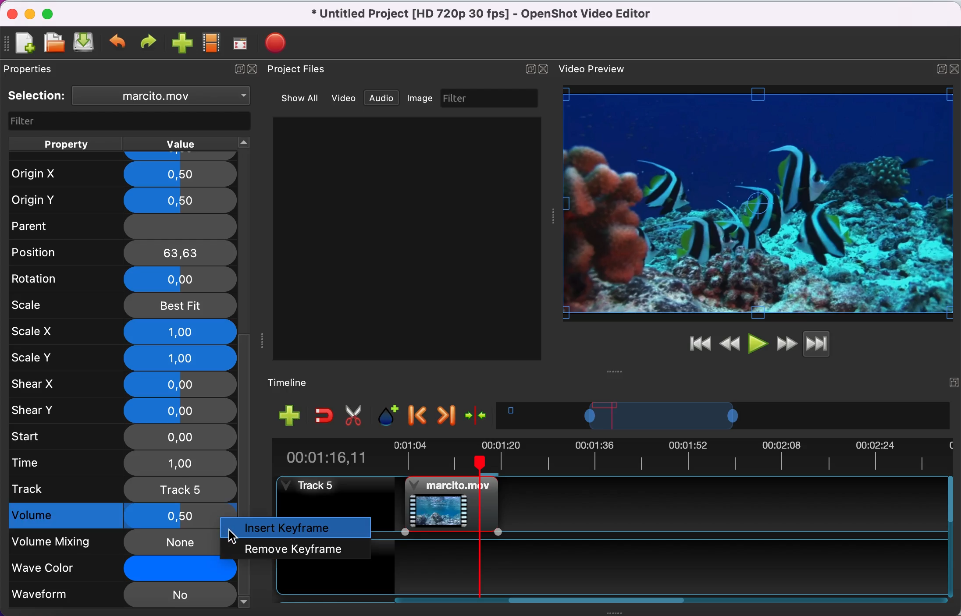  I want to click on expand/hide, so click(953, 380).